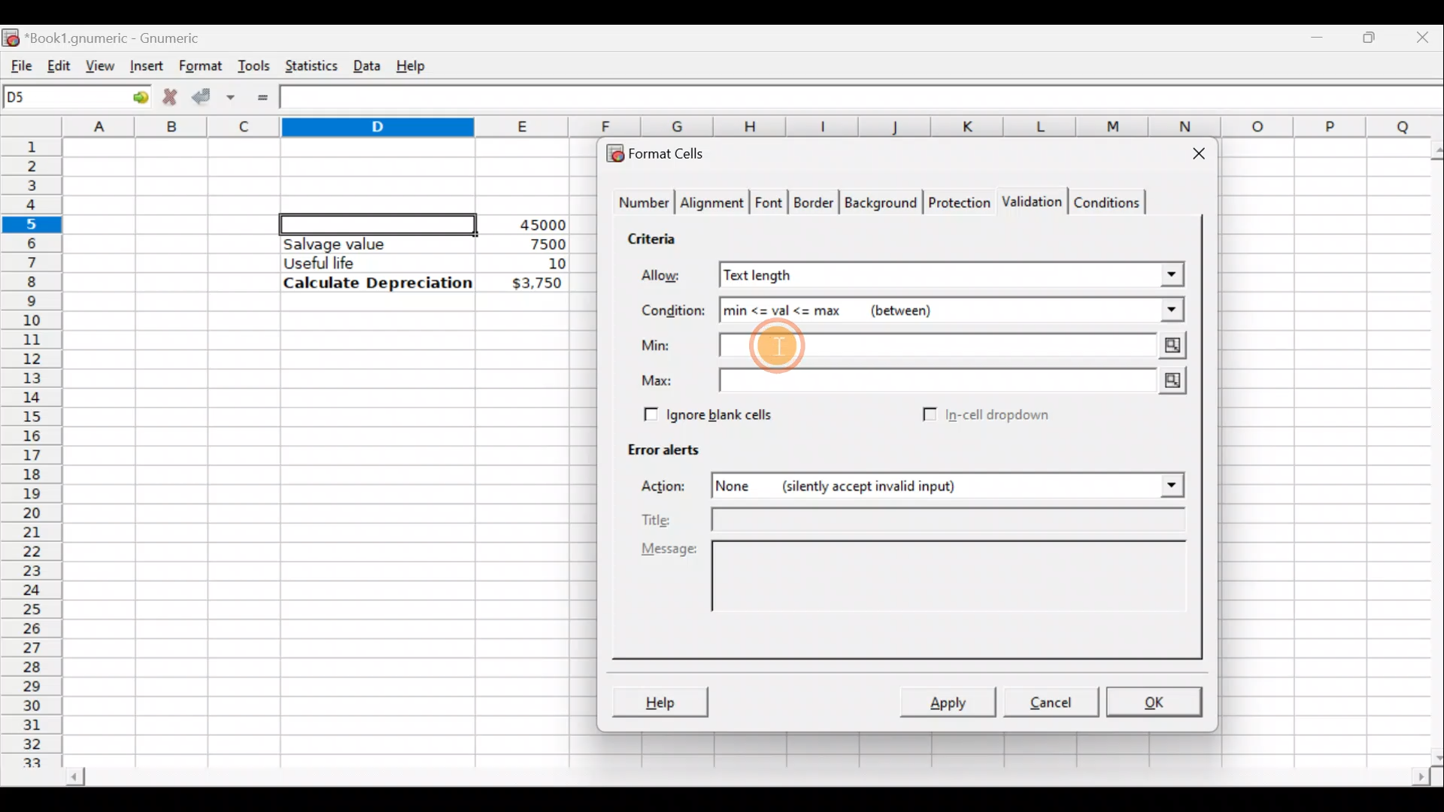 The image size is (1444, 812). I want to click on Allow, so click(672, 277).